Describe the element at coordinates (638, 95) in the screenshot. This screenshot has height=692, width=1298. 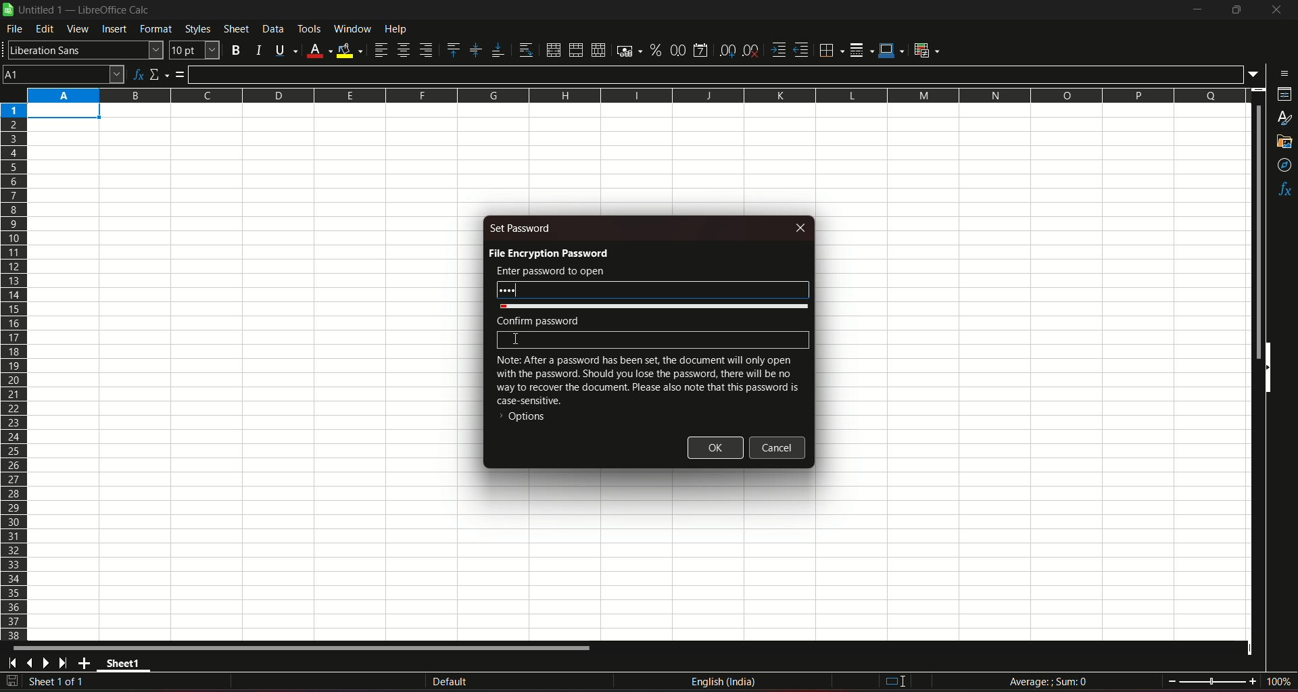
I see `columns` at that location.